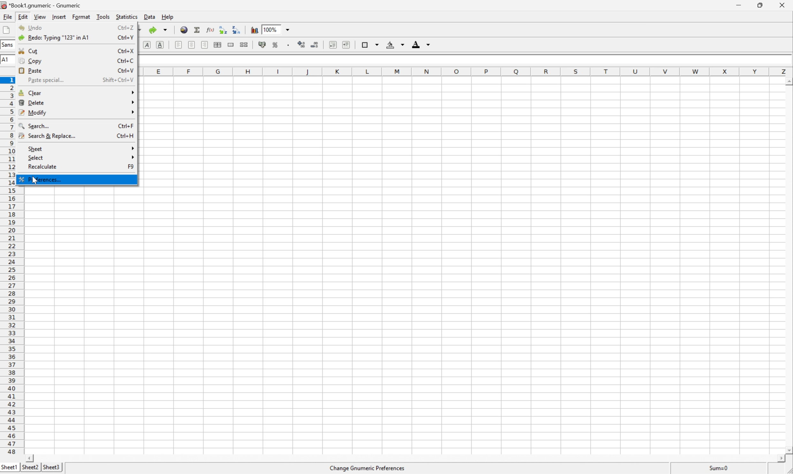 The image size is (793, 474). Describe the element at coordinates (126, 16) in the screenshot. I see `statistics` at that location.